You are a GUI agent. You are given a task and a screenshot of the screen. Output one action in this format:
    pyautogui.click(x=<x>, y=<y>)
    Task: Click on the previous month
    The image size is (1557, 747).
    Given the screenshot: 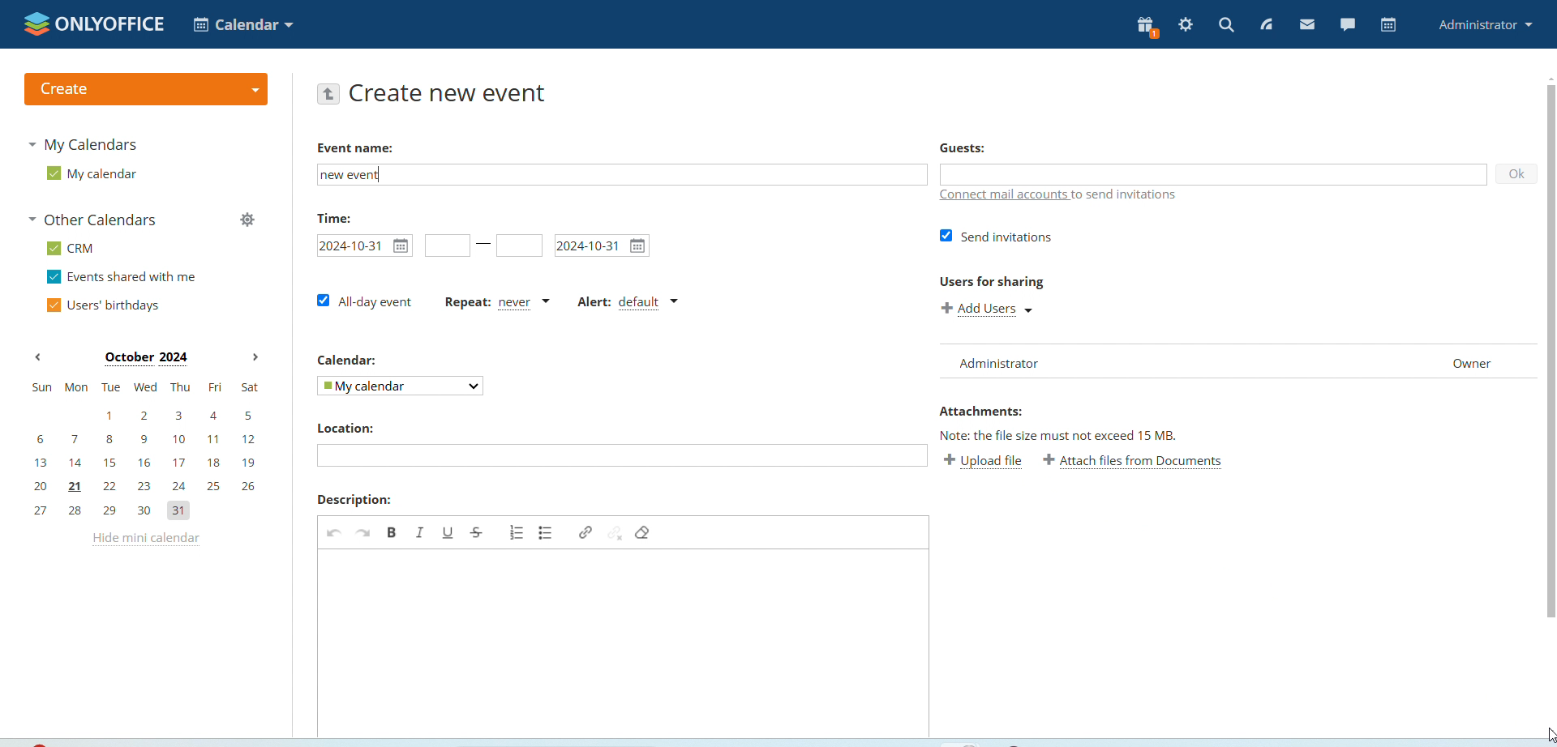 What is the action you would take?
    pyautogui.click(x=38, y=357)
    